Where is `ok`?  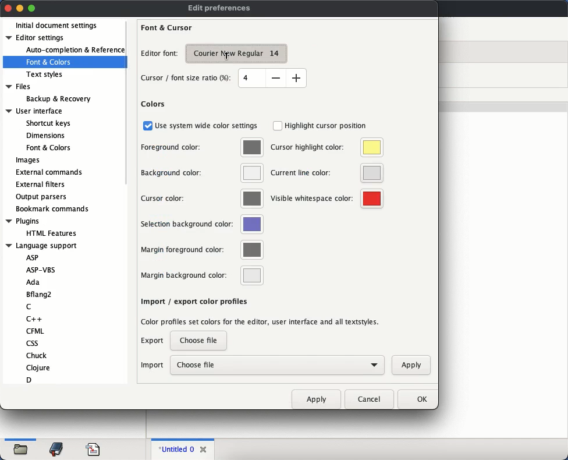 ok is located at coordinates (416, 399).